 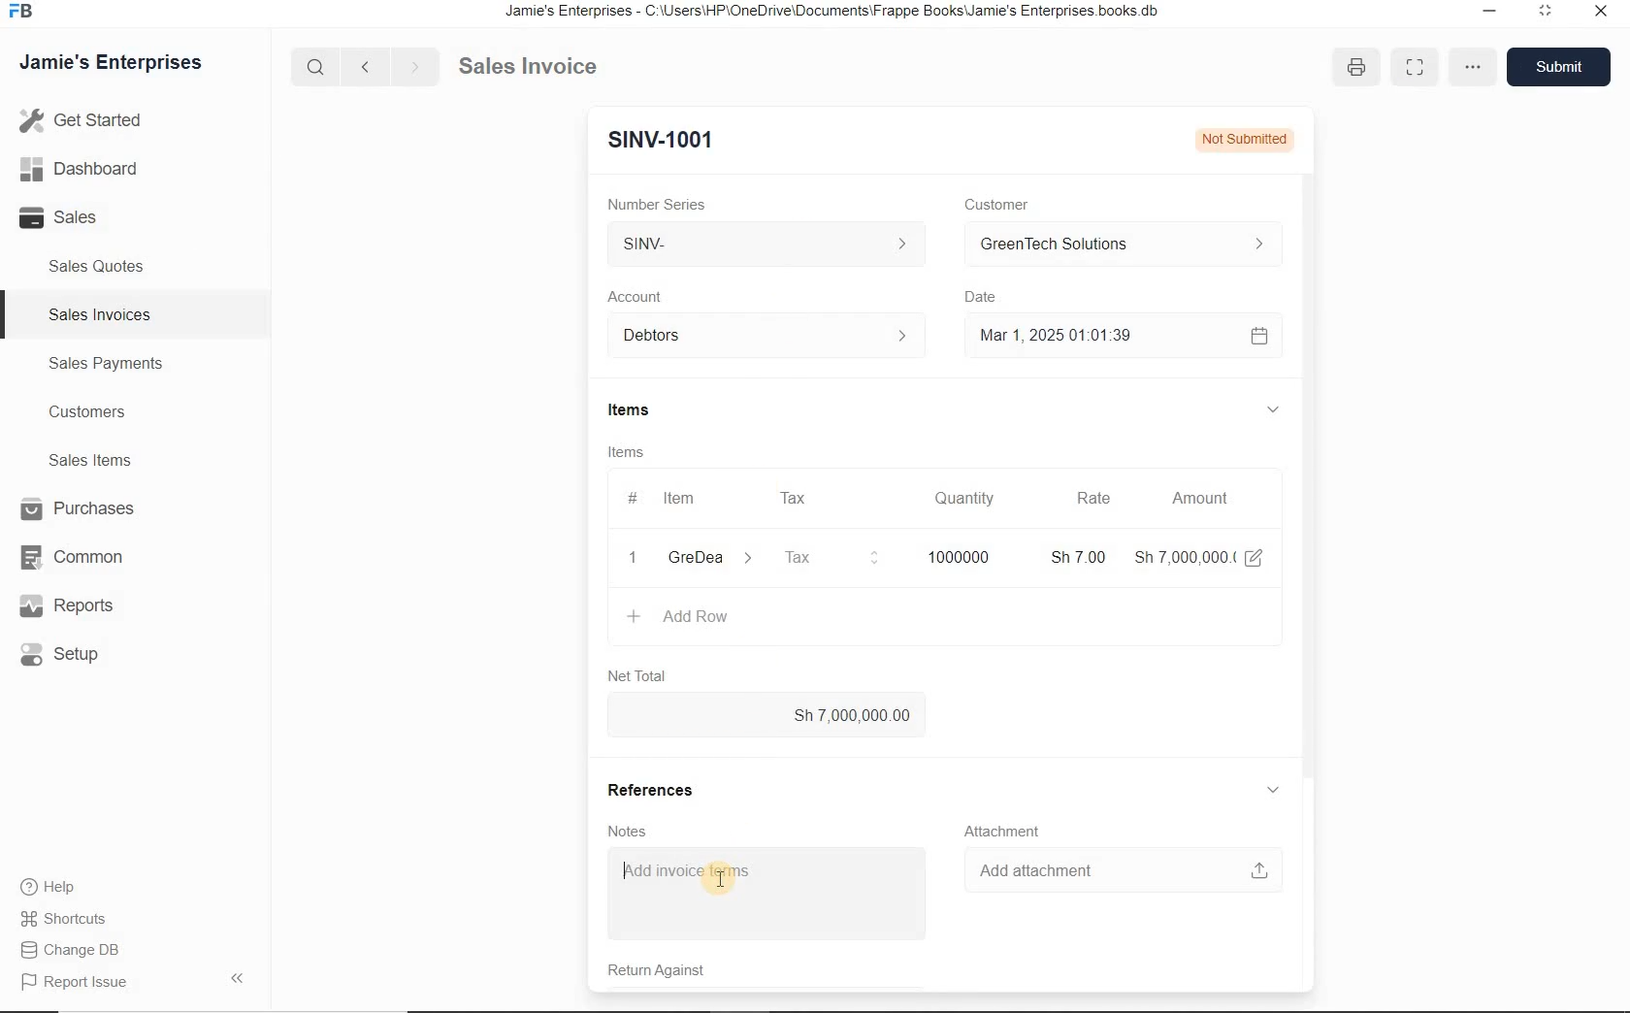 I want to click on Not Submitted, so click(x=1242, y=138).